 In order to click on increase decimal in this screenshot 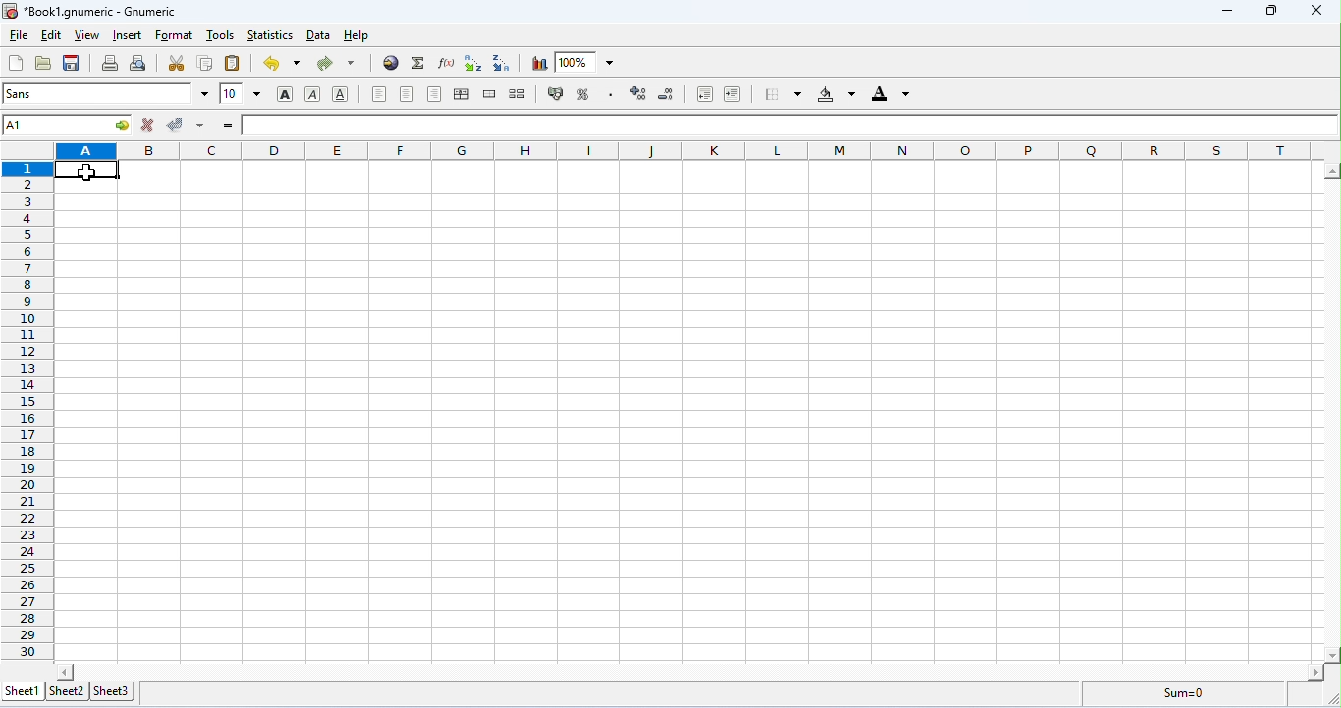, I will do `click(640, 91)`.